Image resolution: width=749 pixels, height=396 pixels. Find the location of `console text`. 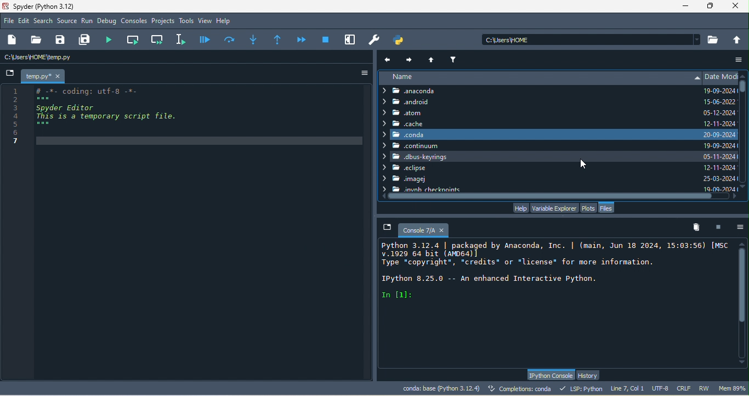

console text is located at coordinates (553, 271).